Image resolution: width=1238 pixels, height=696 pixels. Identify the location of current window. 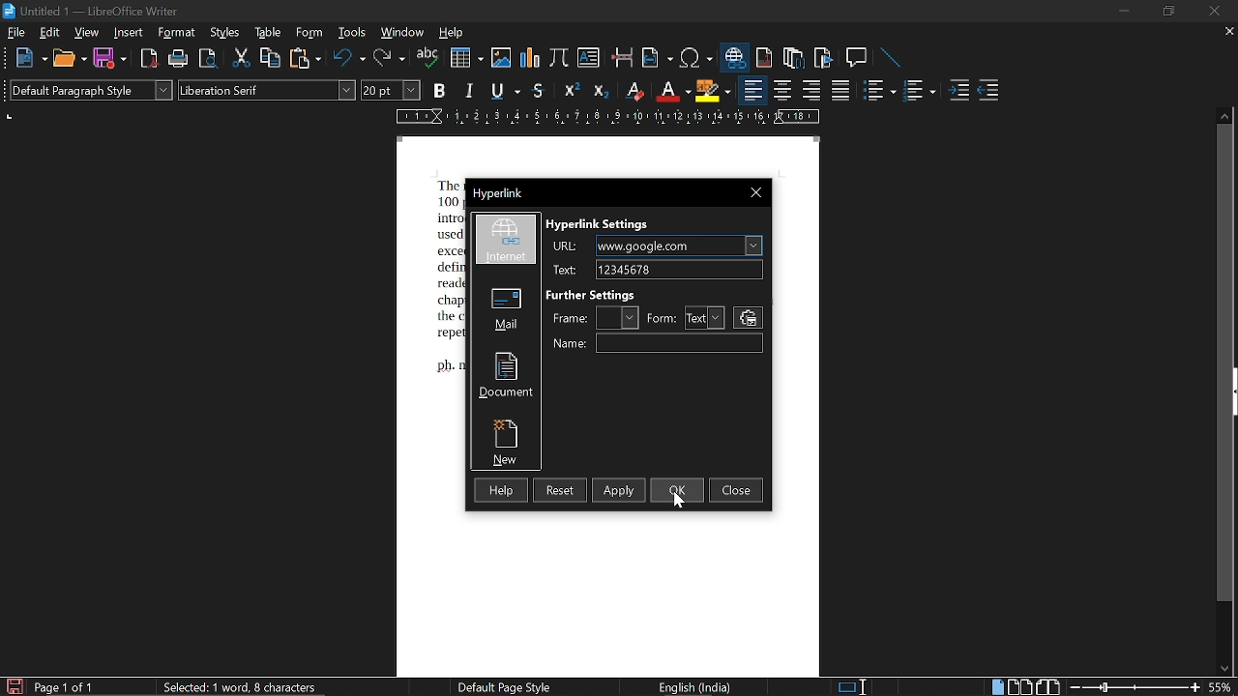
(506, 194).